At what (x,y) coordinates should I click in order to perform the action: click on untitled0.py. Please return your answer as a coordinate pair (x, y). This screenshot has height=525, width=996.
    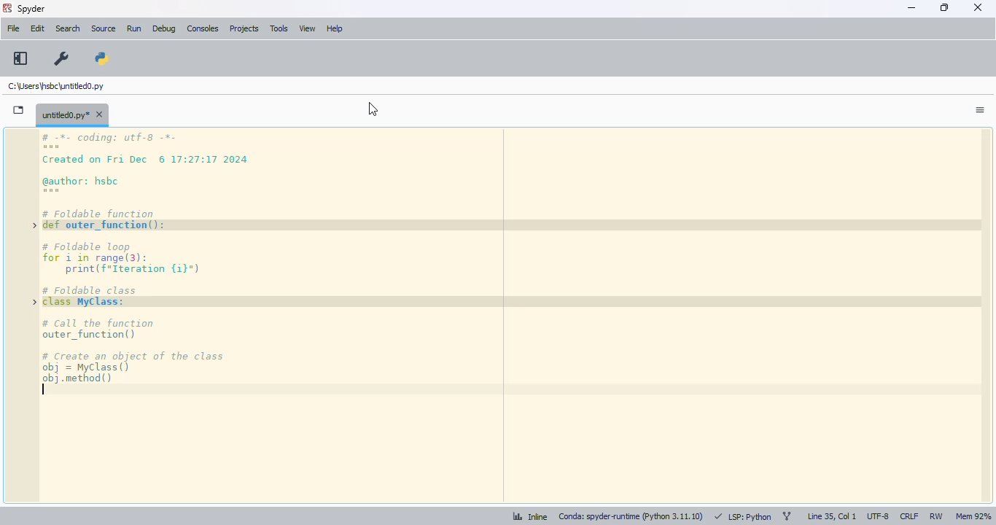
    Looking at the image, I should click on (72, 114).